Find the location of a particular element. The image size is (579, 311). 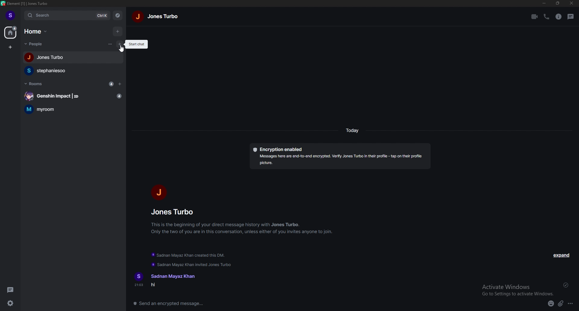

quick settings is located at coordinates (11, 303).